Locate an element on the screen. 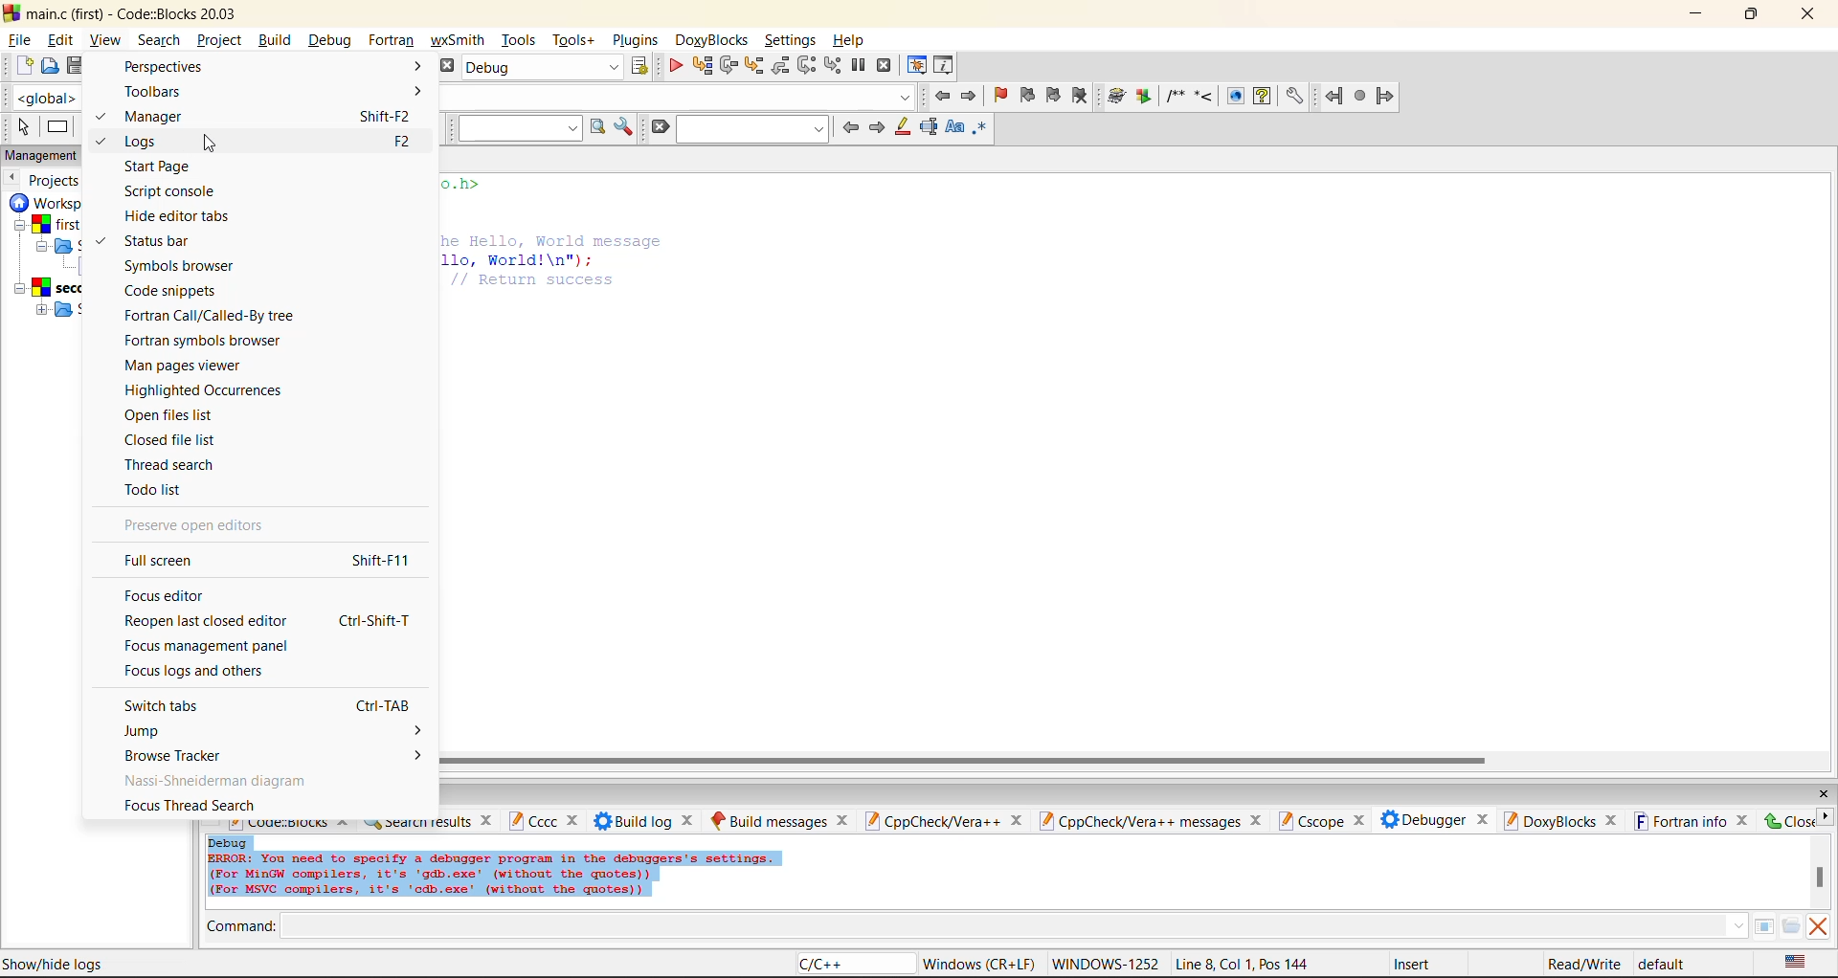 This screenshot has width=1838, height=978. doxyblocks is located at coordinates (1562, 821).